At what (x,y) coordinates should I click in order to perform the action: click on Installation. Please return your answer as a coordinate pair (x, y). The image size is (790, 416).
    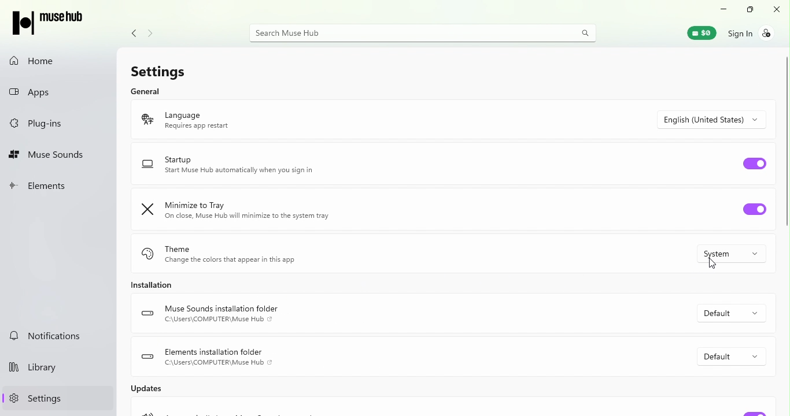
    Looking at the image, I should click on (156, 287).